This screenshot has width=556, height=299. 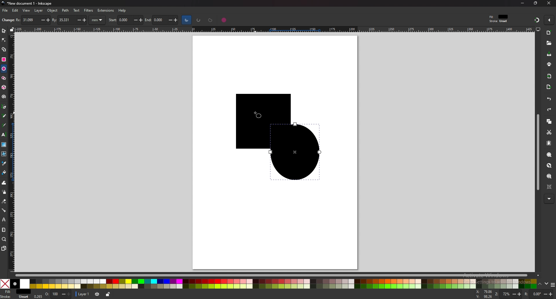 What do you see at coordinates (4, 154) in the screenshot?
I see `mesh` at bounding box center [4, 154].